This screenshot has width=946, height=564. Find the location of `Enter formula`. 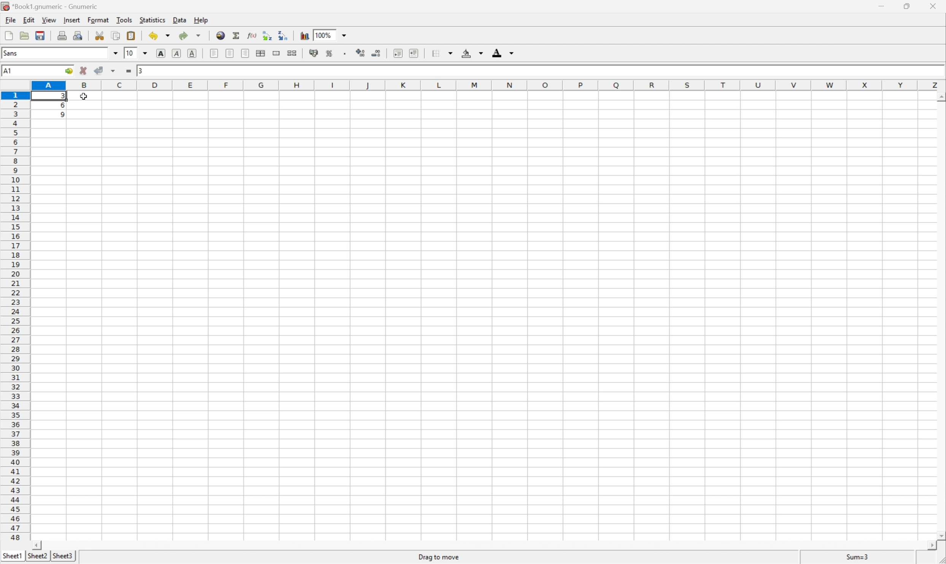

Enter formula is located at coordinates (128, 71).